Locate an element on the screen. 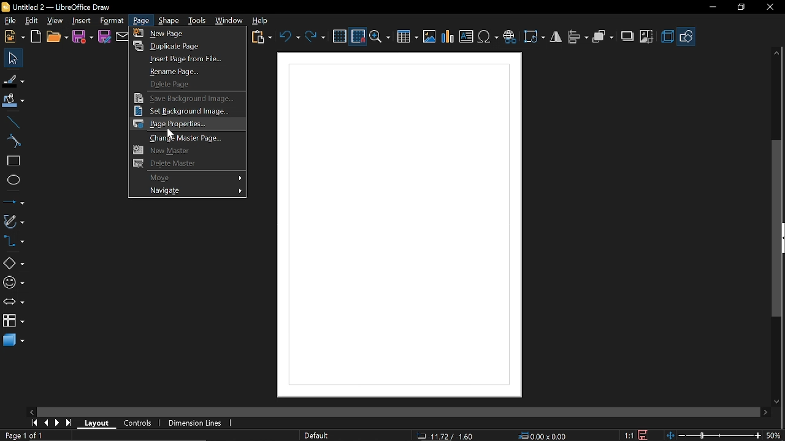 Image resolution: width=785 pixels, height=441 pixels. Insert is located at coordinates (82, 21).